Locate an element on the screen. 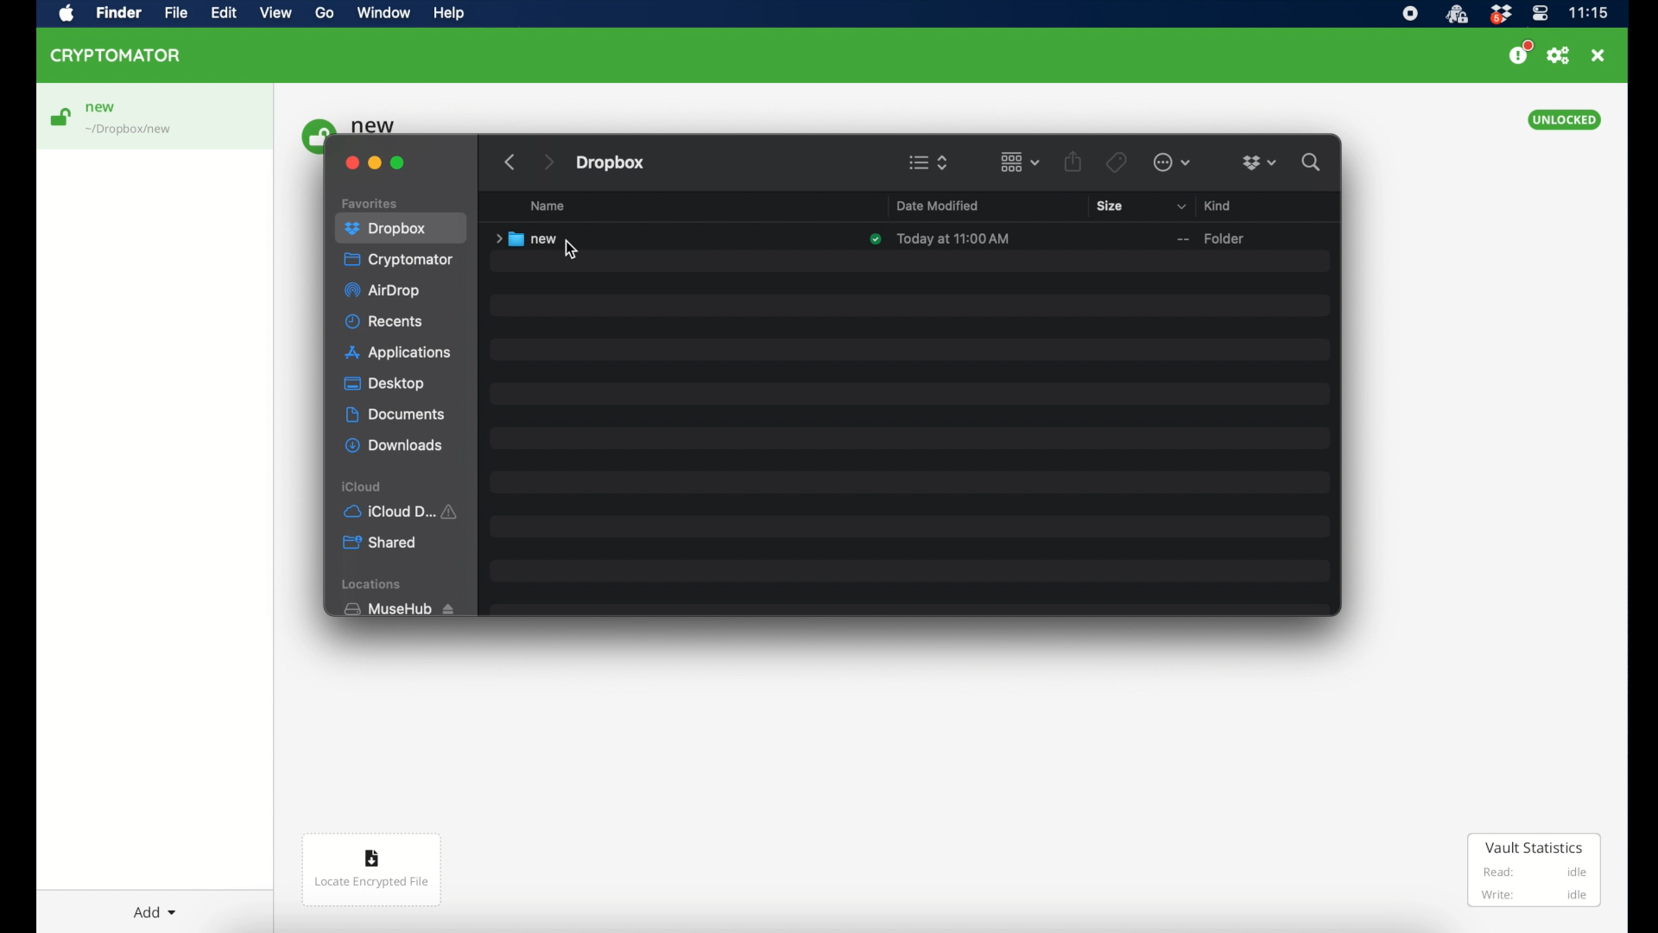 This screenshot has width=1658, height=933. previous is located at coordinates (507, 157).